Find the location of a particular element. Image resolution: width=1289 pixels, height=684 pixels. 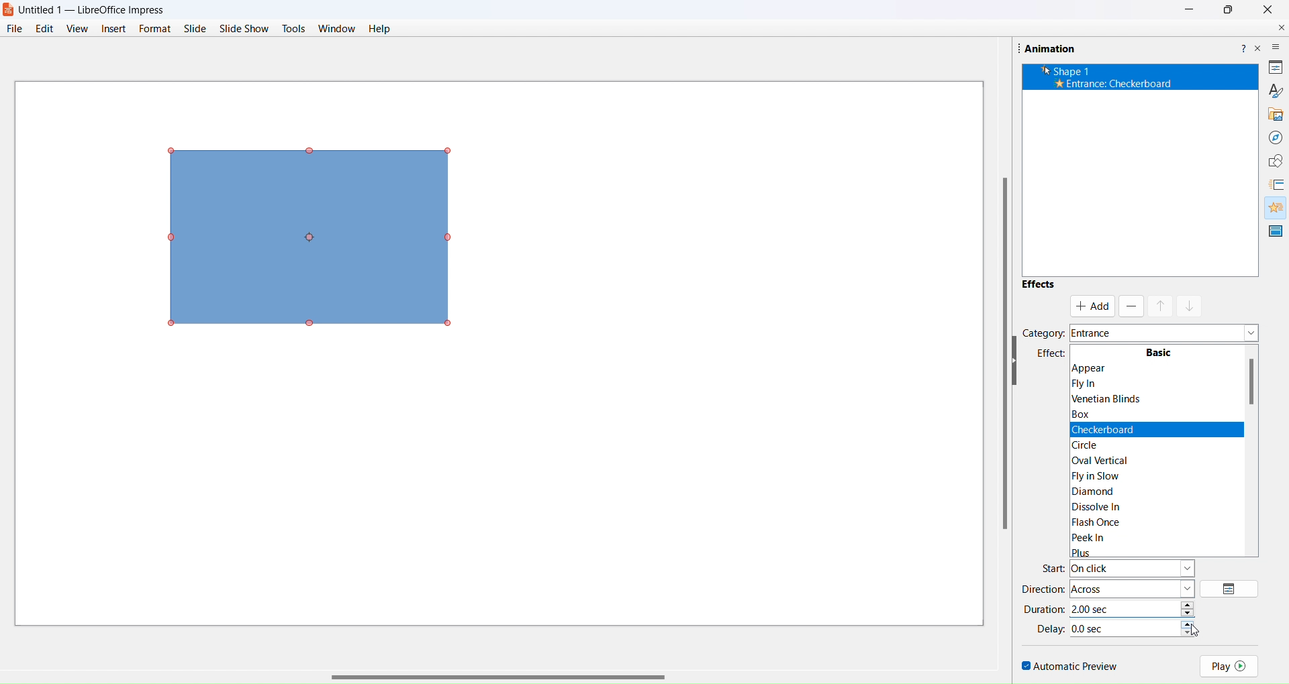

slide transition is located at coordinates (1278, 184).